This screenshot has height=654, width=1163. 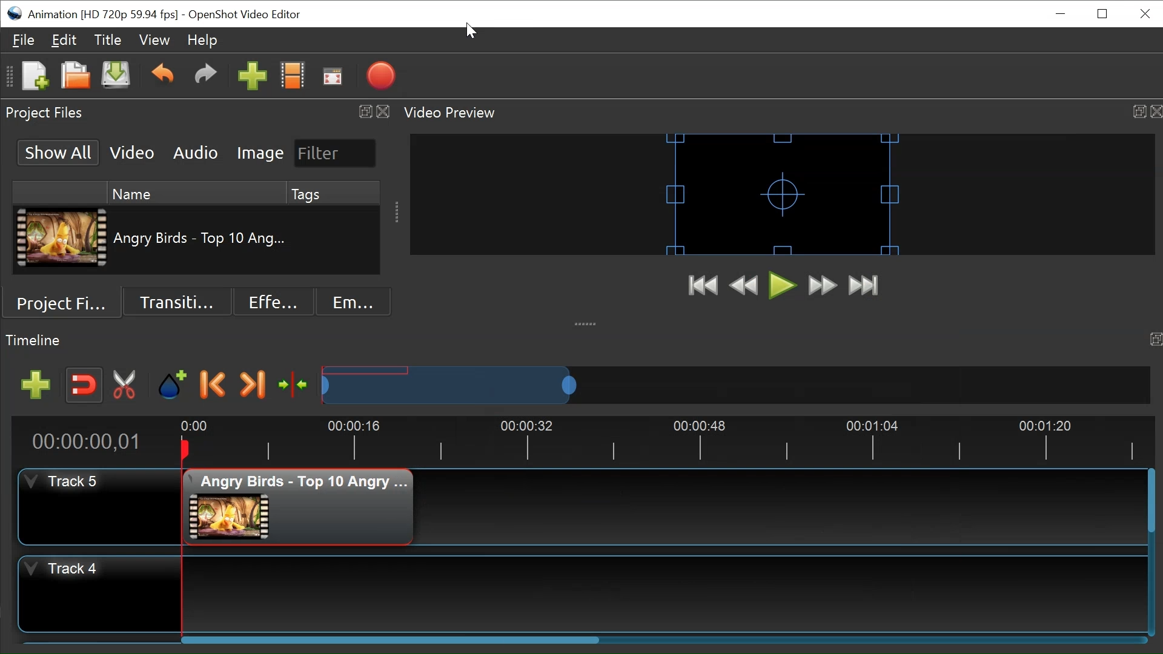 What do you see at coordinates (102, 15) in the screenshot?
I see `Project Name` at bounding box center [102, 15].